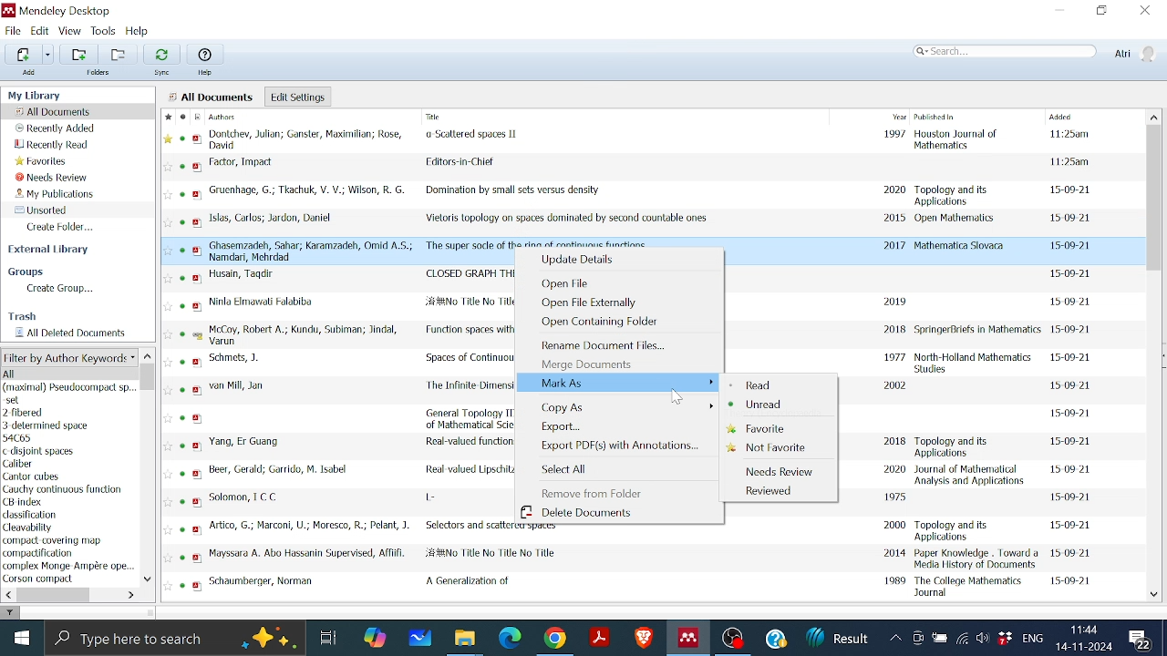 Image resolution: width=1167 pixels, height=656 pixels. Describe the element at coordinates (338, 447) in the screenshot. I see `Real-valued functions and some related spaces` at that location.